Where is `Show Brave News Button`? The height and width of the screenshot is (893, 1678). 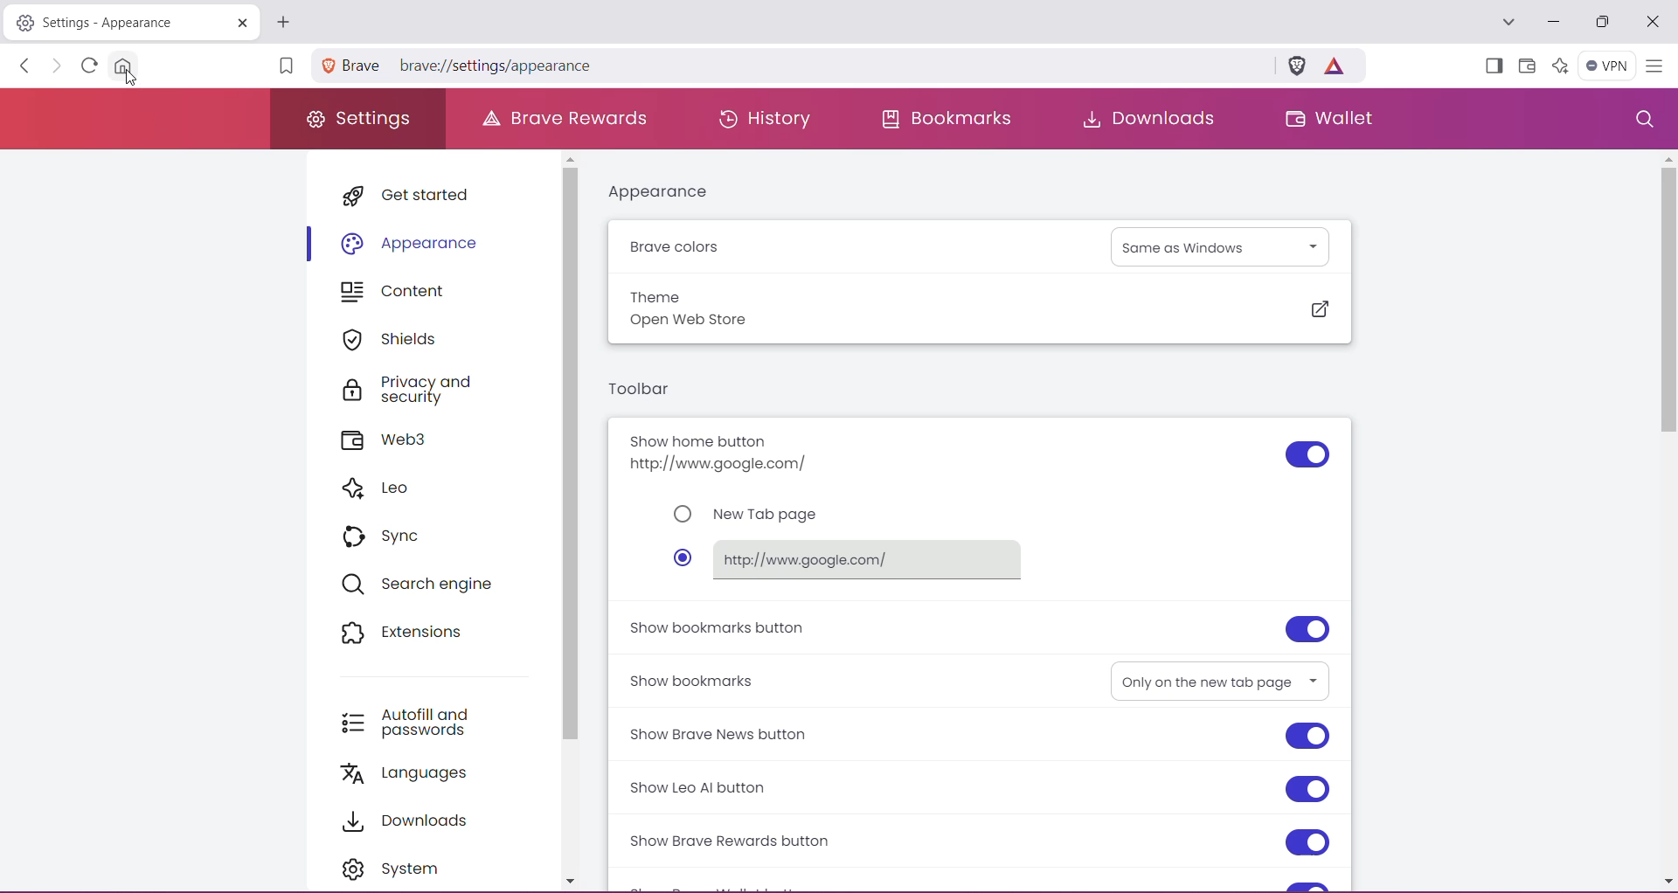 Show Brave News Button is located at coordinates (729, 734).